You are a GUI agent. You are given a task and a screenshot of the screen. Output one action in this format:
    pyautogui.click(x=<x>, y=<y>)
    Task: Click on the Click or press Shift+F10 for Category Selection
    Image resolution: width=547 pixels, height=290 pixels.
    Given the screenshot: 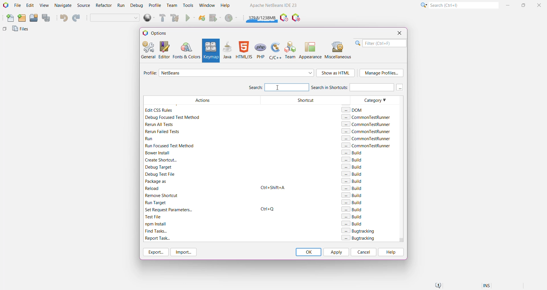 What is the action you would take?
    pyautogui.click(x=423, y=5)
    